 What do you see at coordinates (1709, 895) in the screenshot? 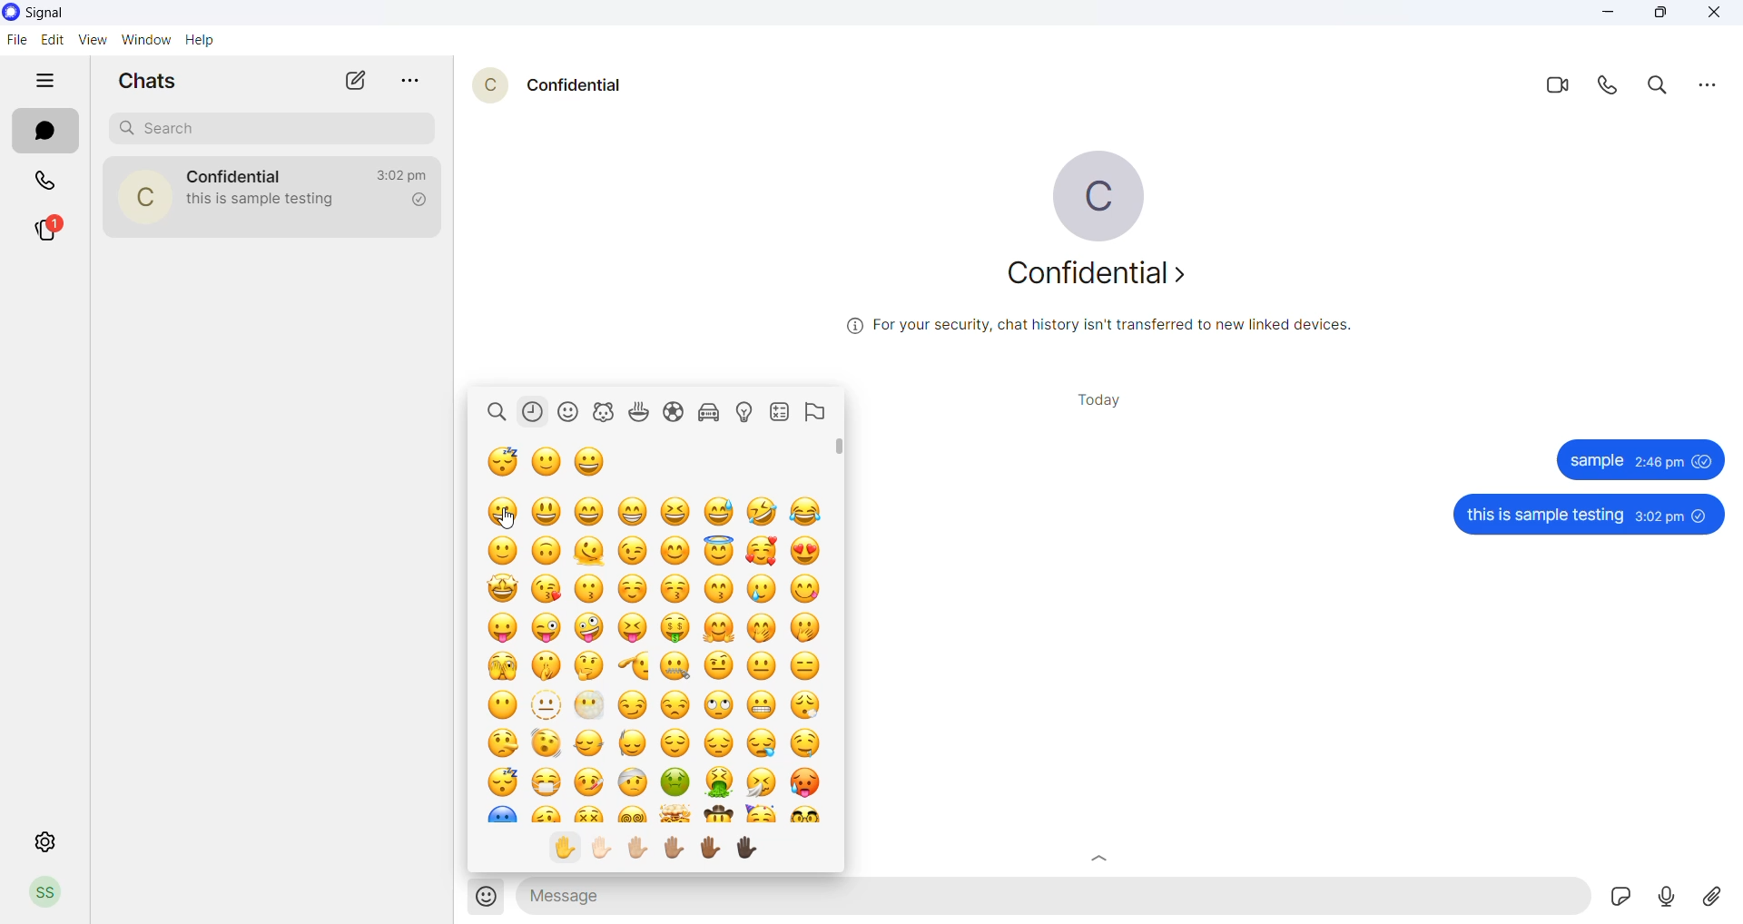
I see `share attachments` at bounding box center [1709, 895].